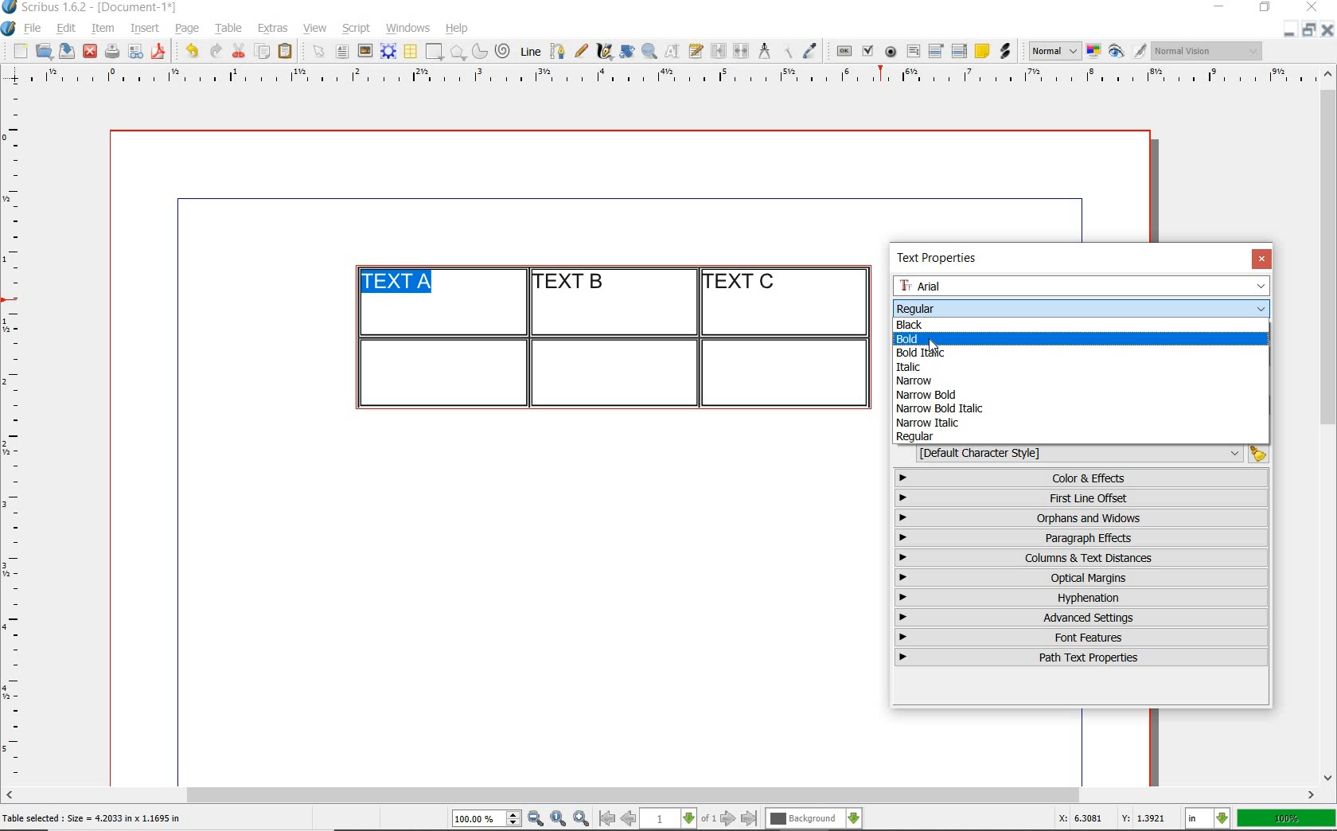 This screenshot has width=1337, height=831. I want to click on optical margins, so click(1082, 578).